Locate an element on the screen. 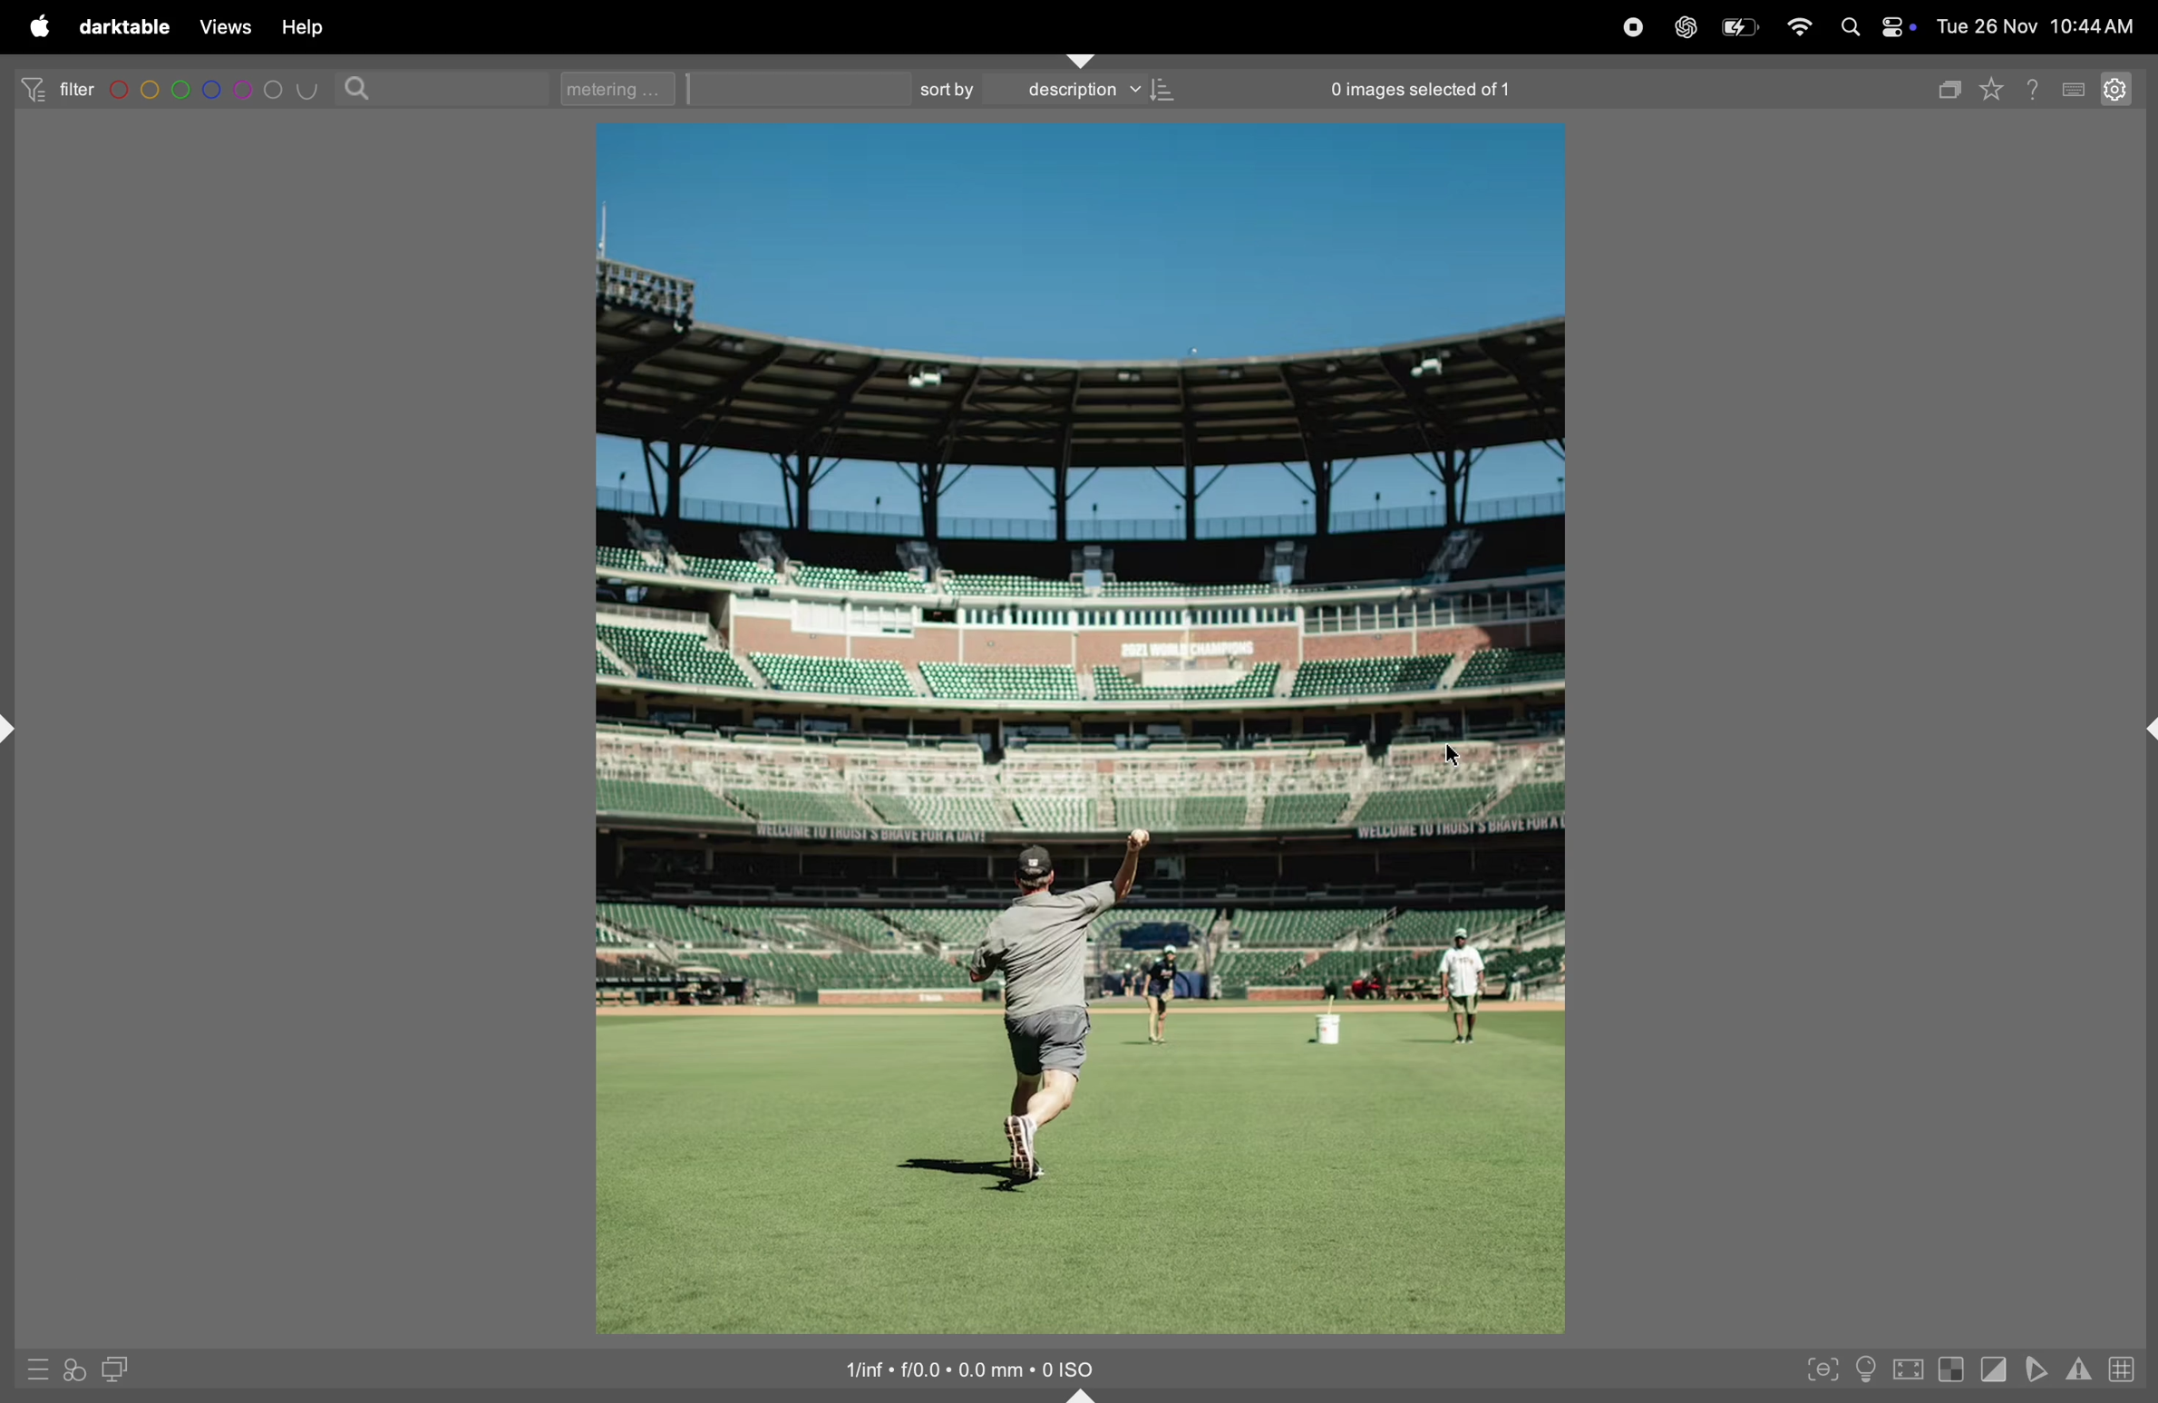  quick access for applying styles is located at coordinates (77, 1370).